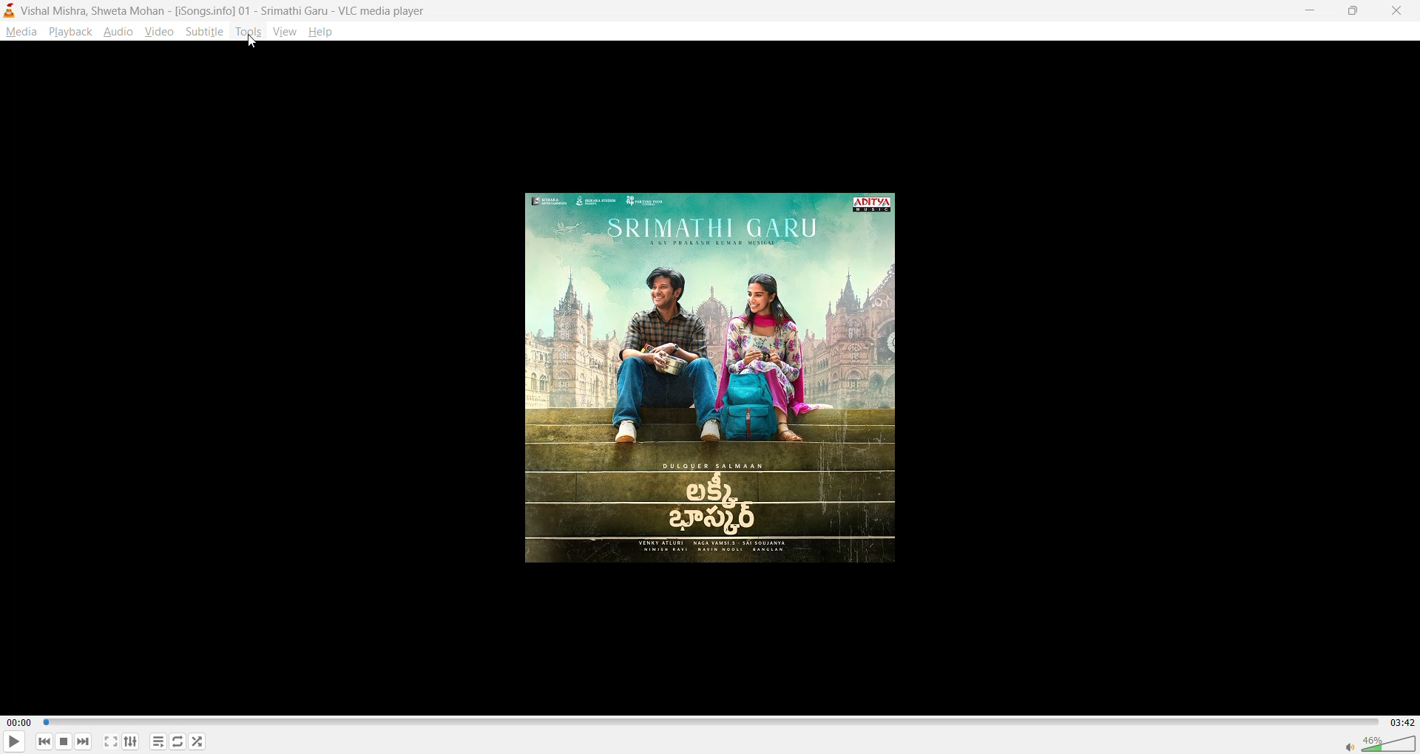 Image resolution: width=1420 pixels, height=754 pixels. Describe the element at coordinates (709, 723) in the screenshot. I see `track slider` at that location.